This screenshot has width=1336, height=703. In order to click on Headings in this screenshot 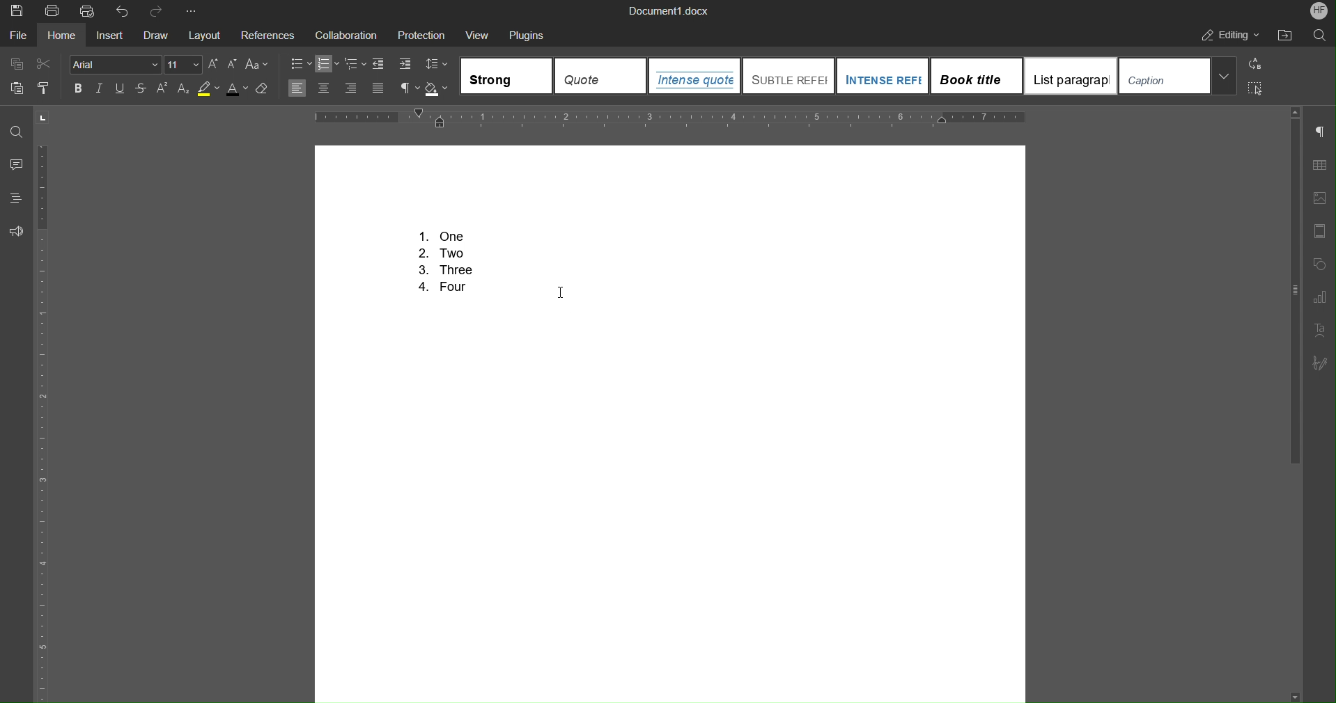, I will do `click(15, 198)`.